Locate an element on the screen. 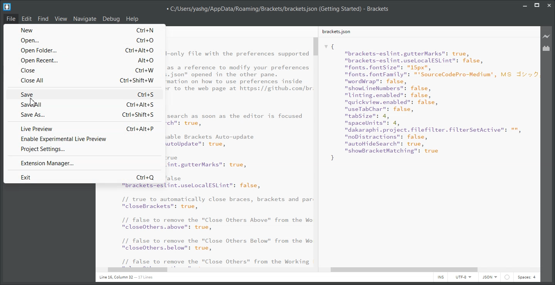 The height and width of the screenshot is (285, 555). Enable Experimental Live Preview is located at coordinates (86, 139).